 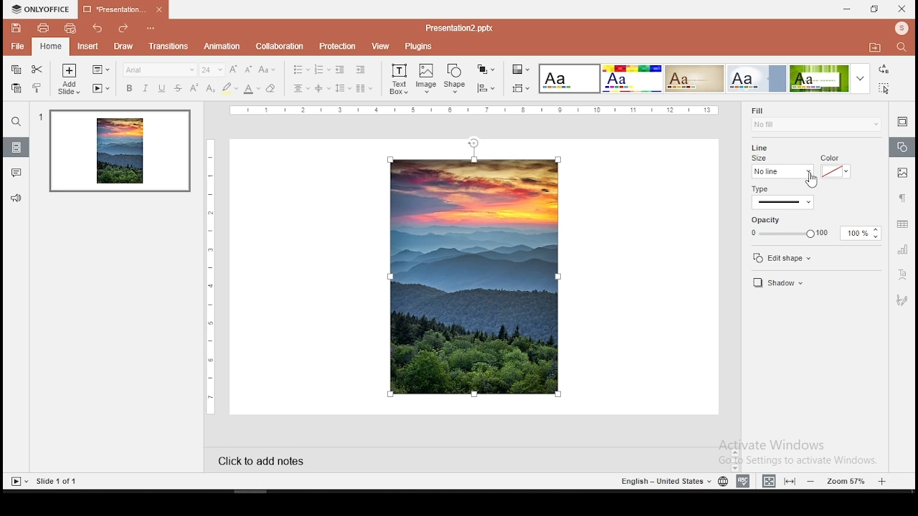 What do you see at coordinates (806, 196) in the screenshot?
I see `type` at bounding box center [806, 196].